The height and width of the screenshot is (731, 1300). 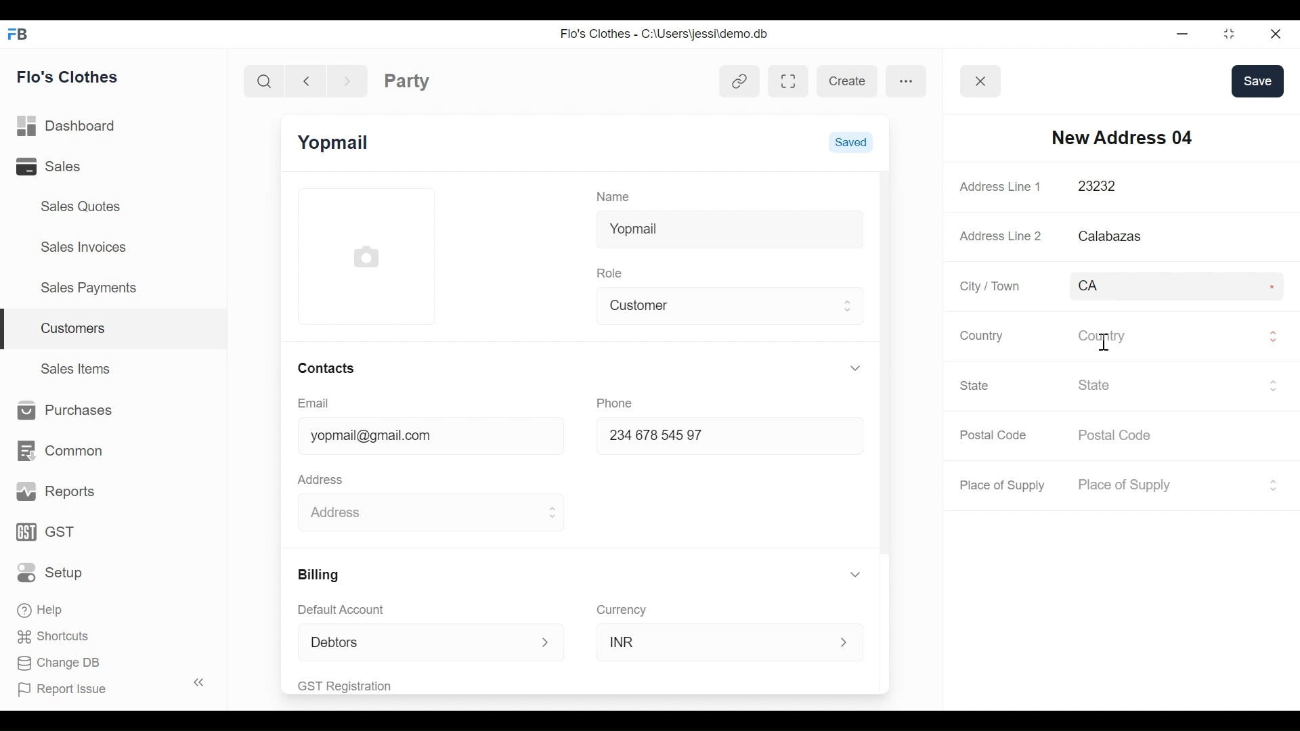 What do you see at coordinates (715, 641) in the screenshot?
I see `INR` at bounding box center [715, 641].